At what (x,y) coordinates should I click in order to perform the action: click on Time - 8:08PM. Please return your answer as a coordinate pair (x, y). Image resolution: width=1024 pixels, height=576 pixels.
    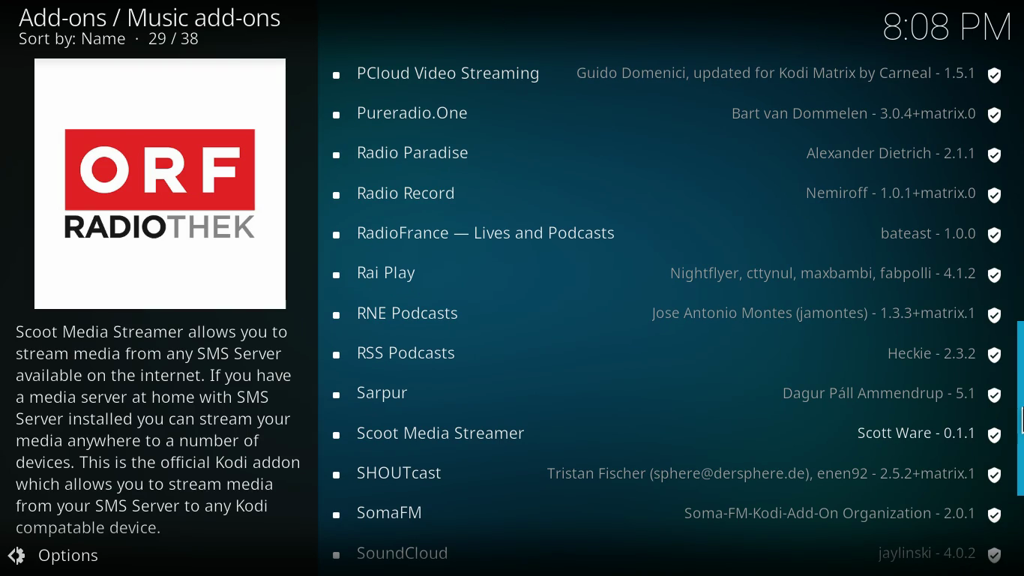
    Looking at the image, I should click on (945, 26).